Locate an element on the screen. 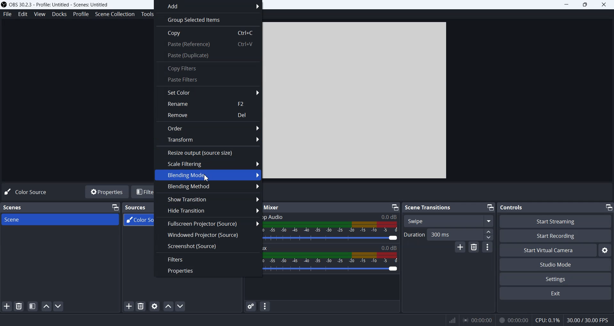 This screenshot has height=326, width=614. Paste Filters is located at coordinates (208, 80).